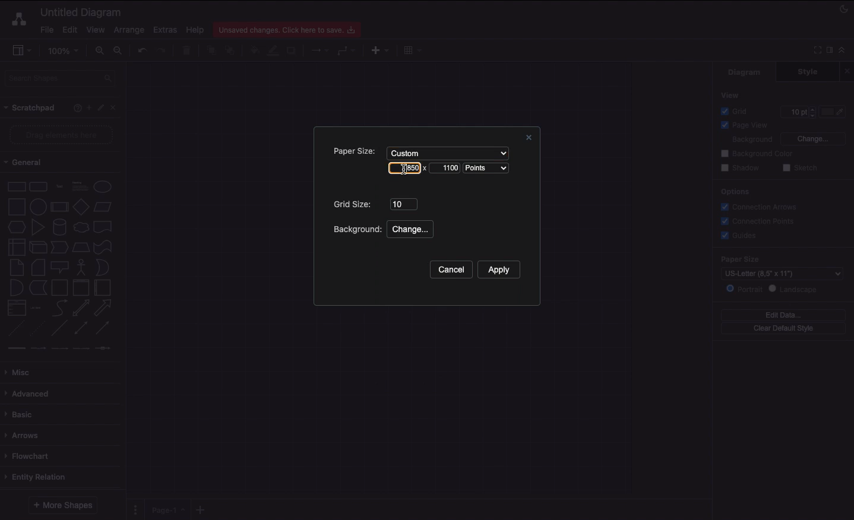 This screenshot has width=854, height=520. I want to click on Draw.io, so click(17, 19).